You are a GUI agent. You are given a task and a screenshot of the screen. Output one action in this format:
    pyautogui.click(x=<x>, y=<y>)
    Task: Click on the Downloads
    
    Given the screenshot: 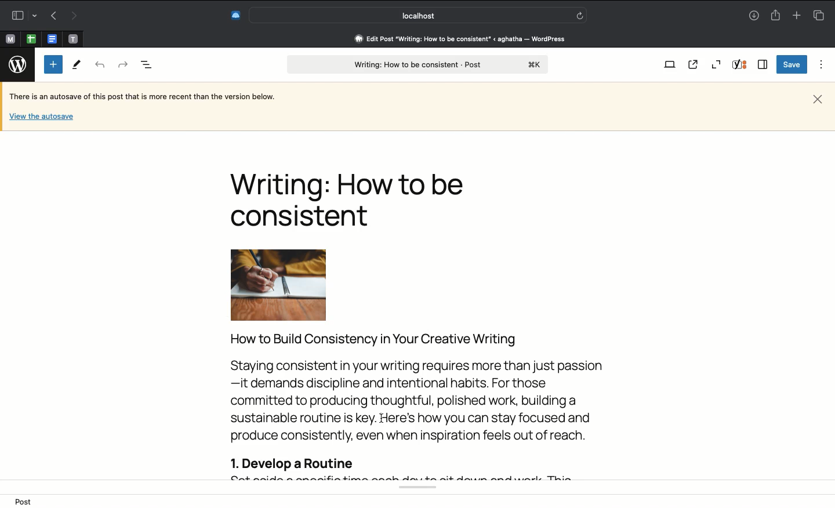 What is the action you would take?
    pyautogui.click(x=754, y=16)
    